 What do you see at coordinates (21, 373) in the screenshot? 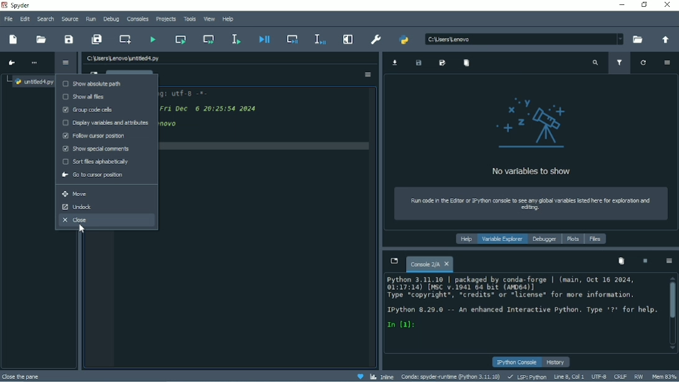
I see `close the pore` at bounding box center [21, 373].